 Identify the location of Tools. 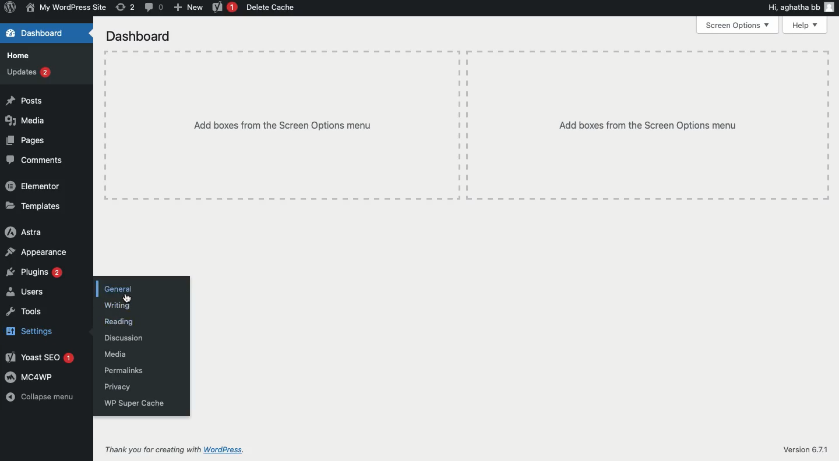
(23, 312).